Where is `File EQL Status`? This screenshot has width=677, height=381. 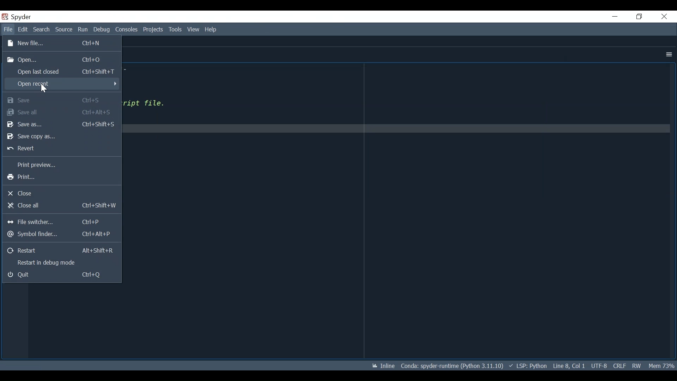 File EQL Status is located at coordinates (618, 365).